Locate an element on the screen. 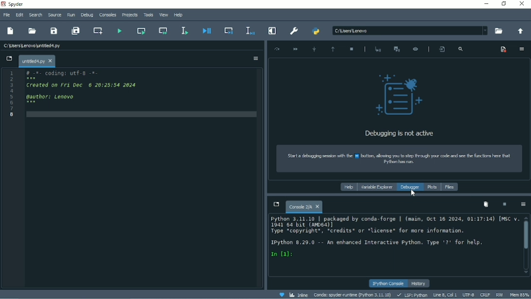 The image size is (531, 299). History is located at coordinates (419, 283).